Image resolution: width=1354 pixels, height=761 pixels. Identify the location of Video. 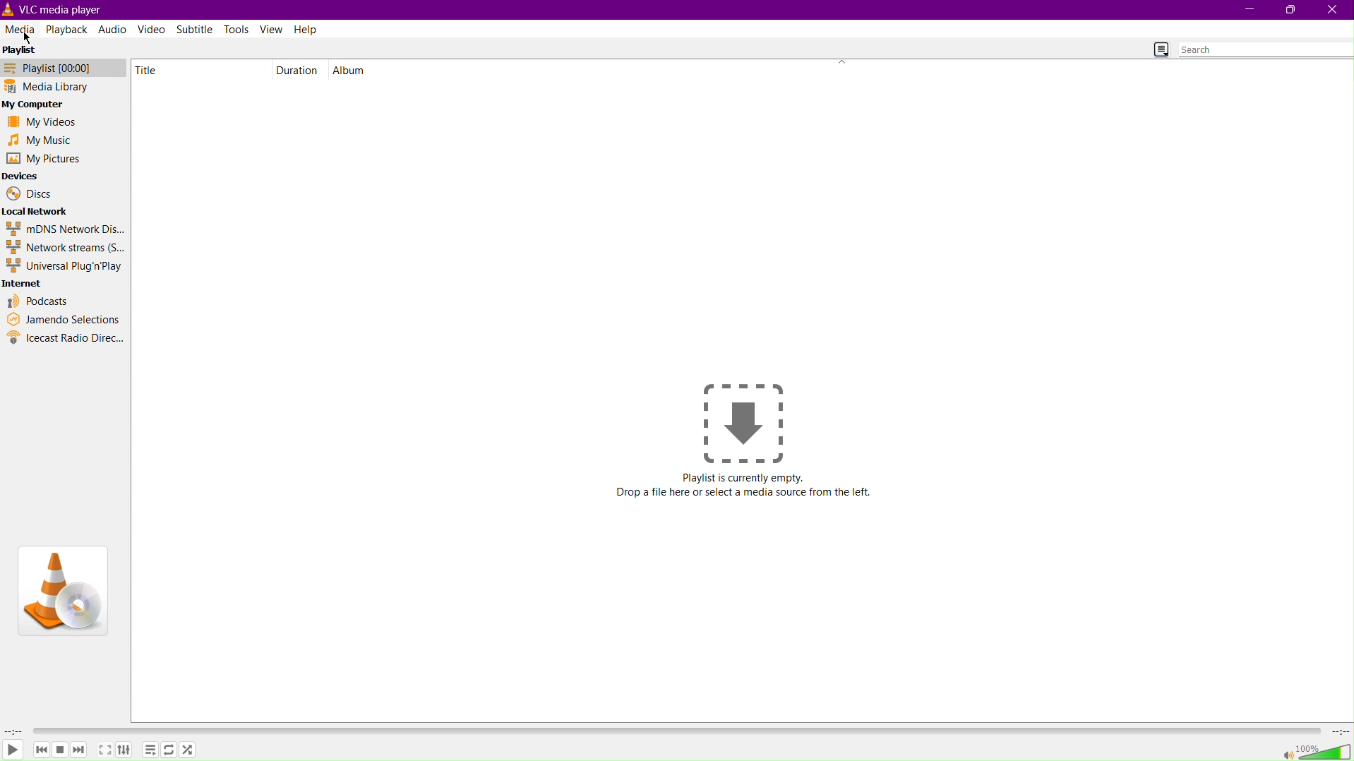
(152, 28).